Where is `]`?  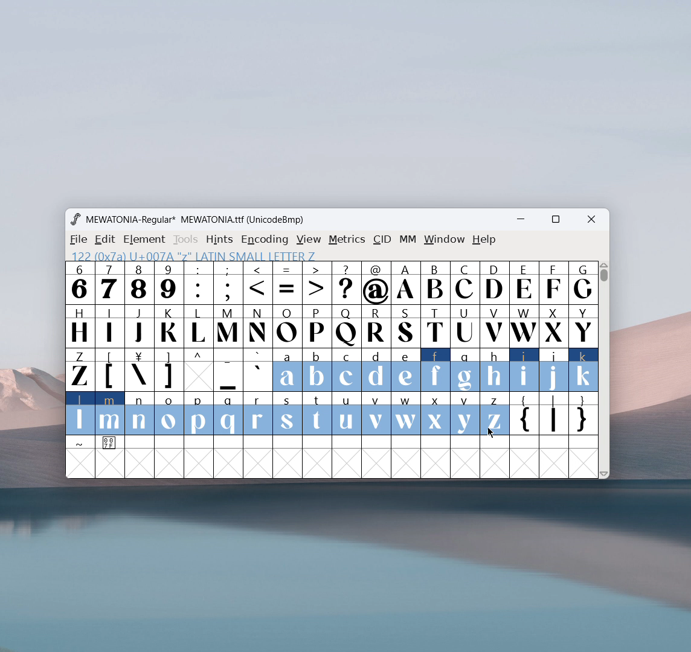 ] is located at coordinates (169, 370).